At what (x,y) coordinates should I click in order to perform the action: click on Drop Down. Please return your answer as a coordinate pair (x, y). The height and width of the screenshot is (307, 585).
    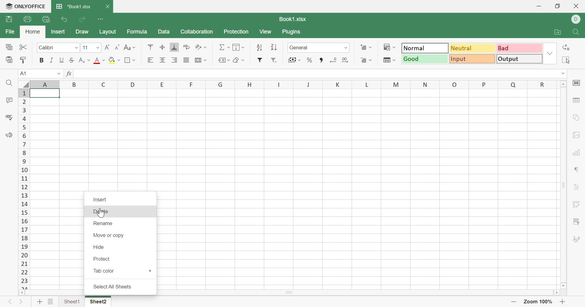
    Looking at the image, I should click on (229, 48).